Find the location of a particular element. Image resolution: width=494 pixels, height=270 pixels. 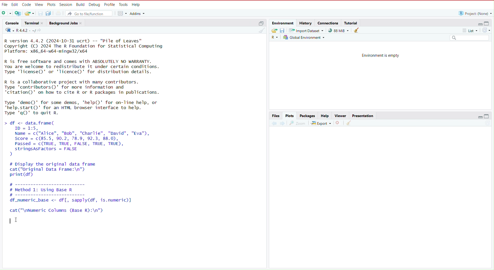

minimize is located at coordinates (480, 117).